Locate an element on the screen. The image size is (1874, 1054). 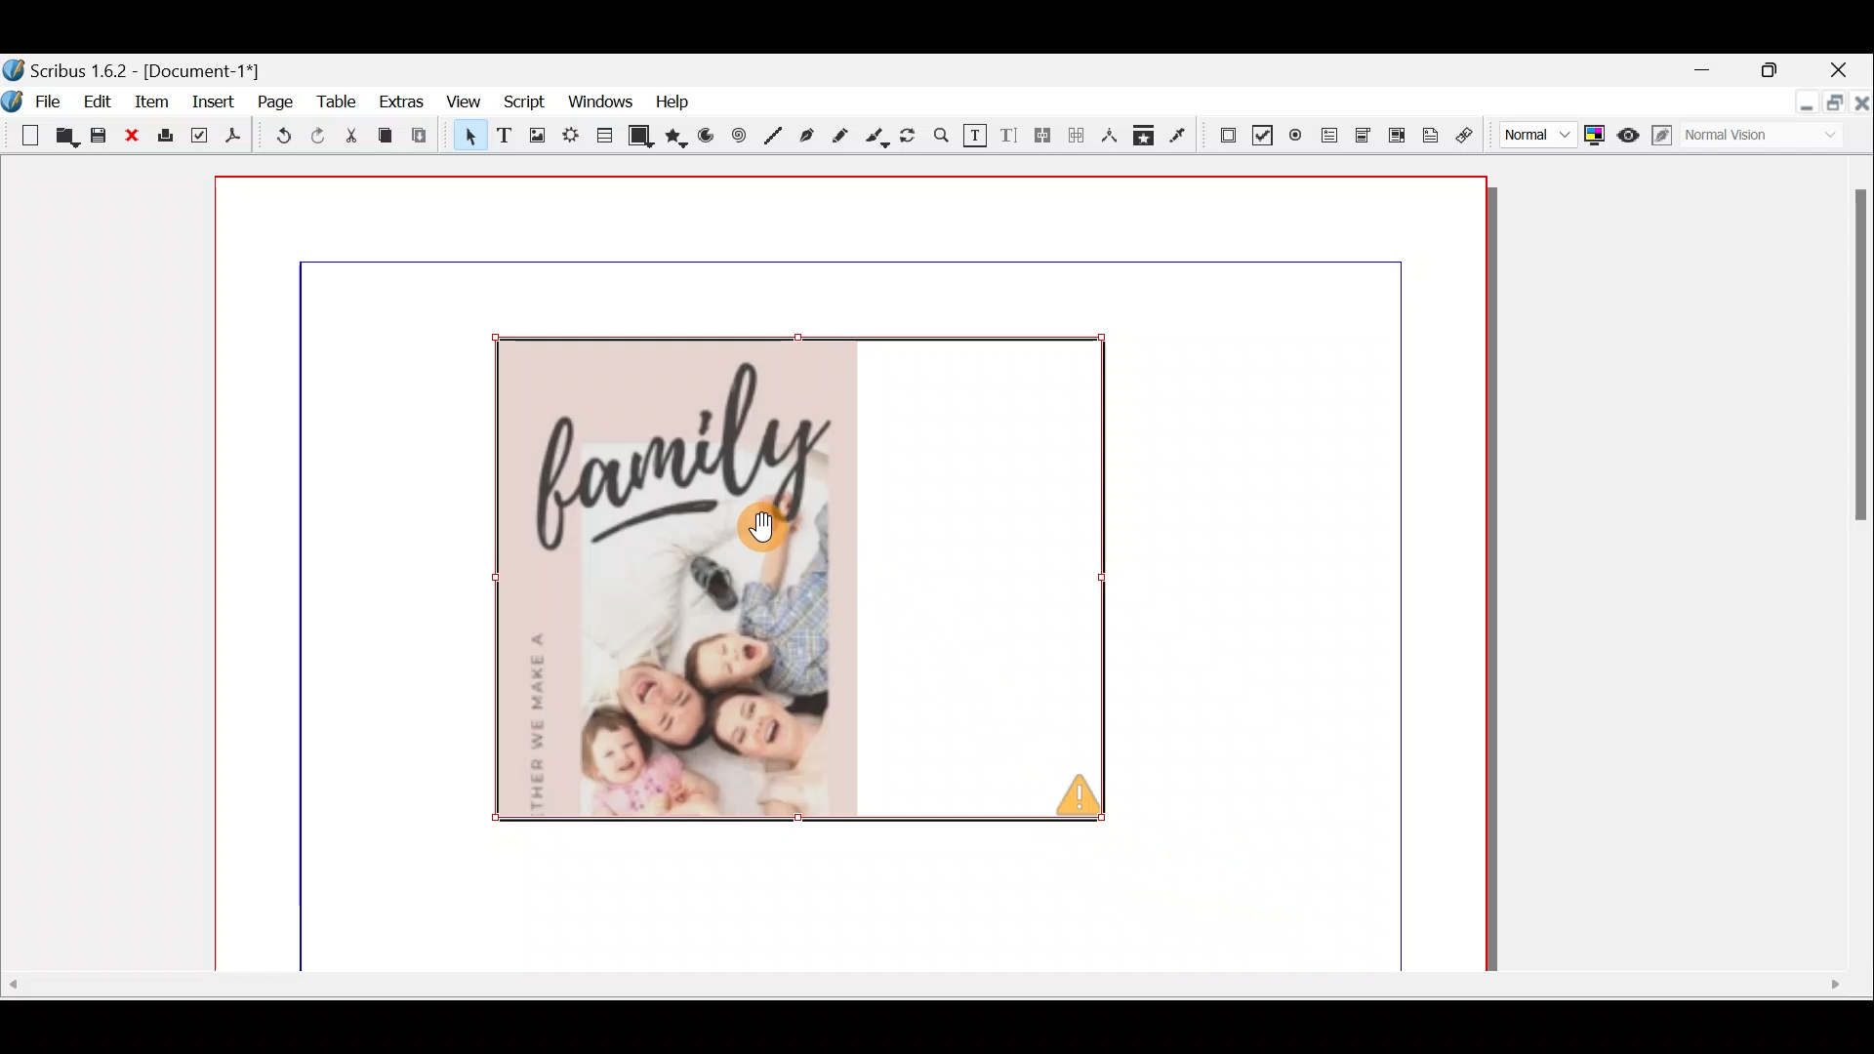
cursor is located at coordinates (762, 528).